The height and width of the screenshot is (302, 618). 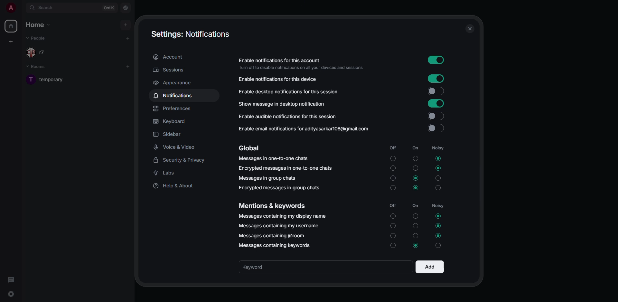 What do you see at coordinates (393, 147) in the screenshot?
I see `off` at bounding box center [393, 147].